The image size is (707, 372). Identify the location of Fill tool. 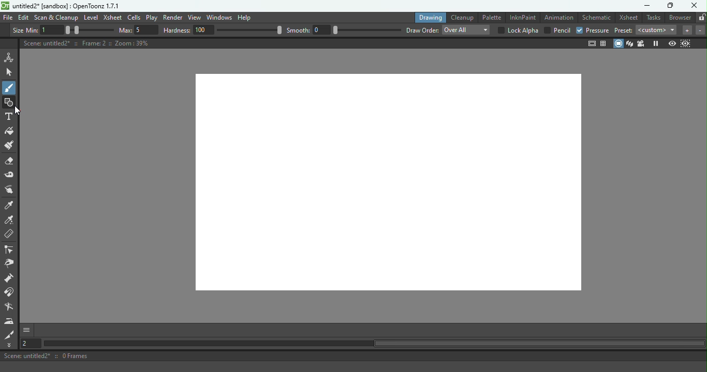
(11, 131).